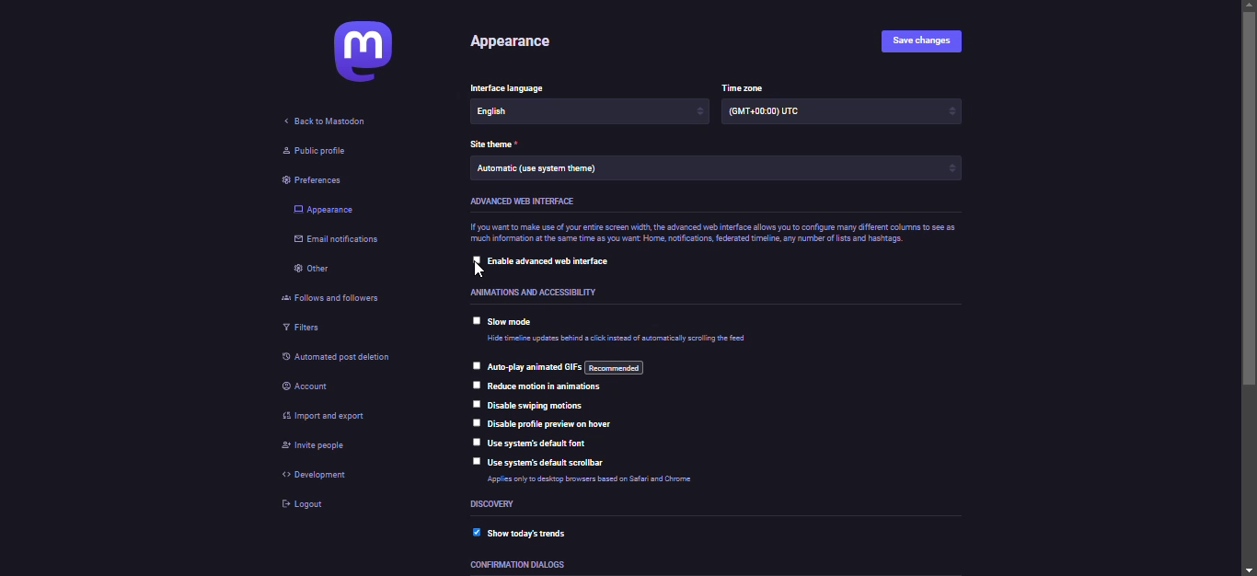 The image size is (1257, 576). Describe the element at coordinates (364, 54) in the screenshot. I see `mastodon` at that location.